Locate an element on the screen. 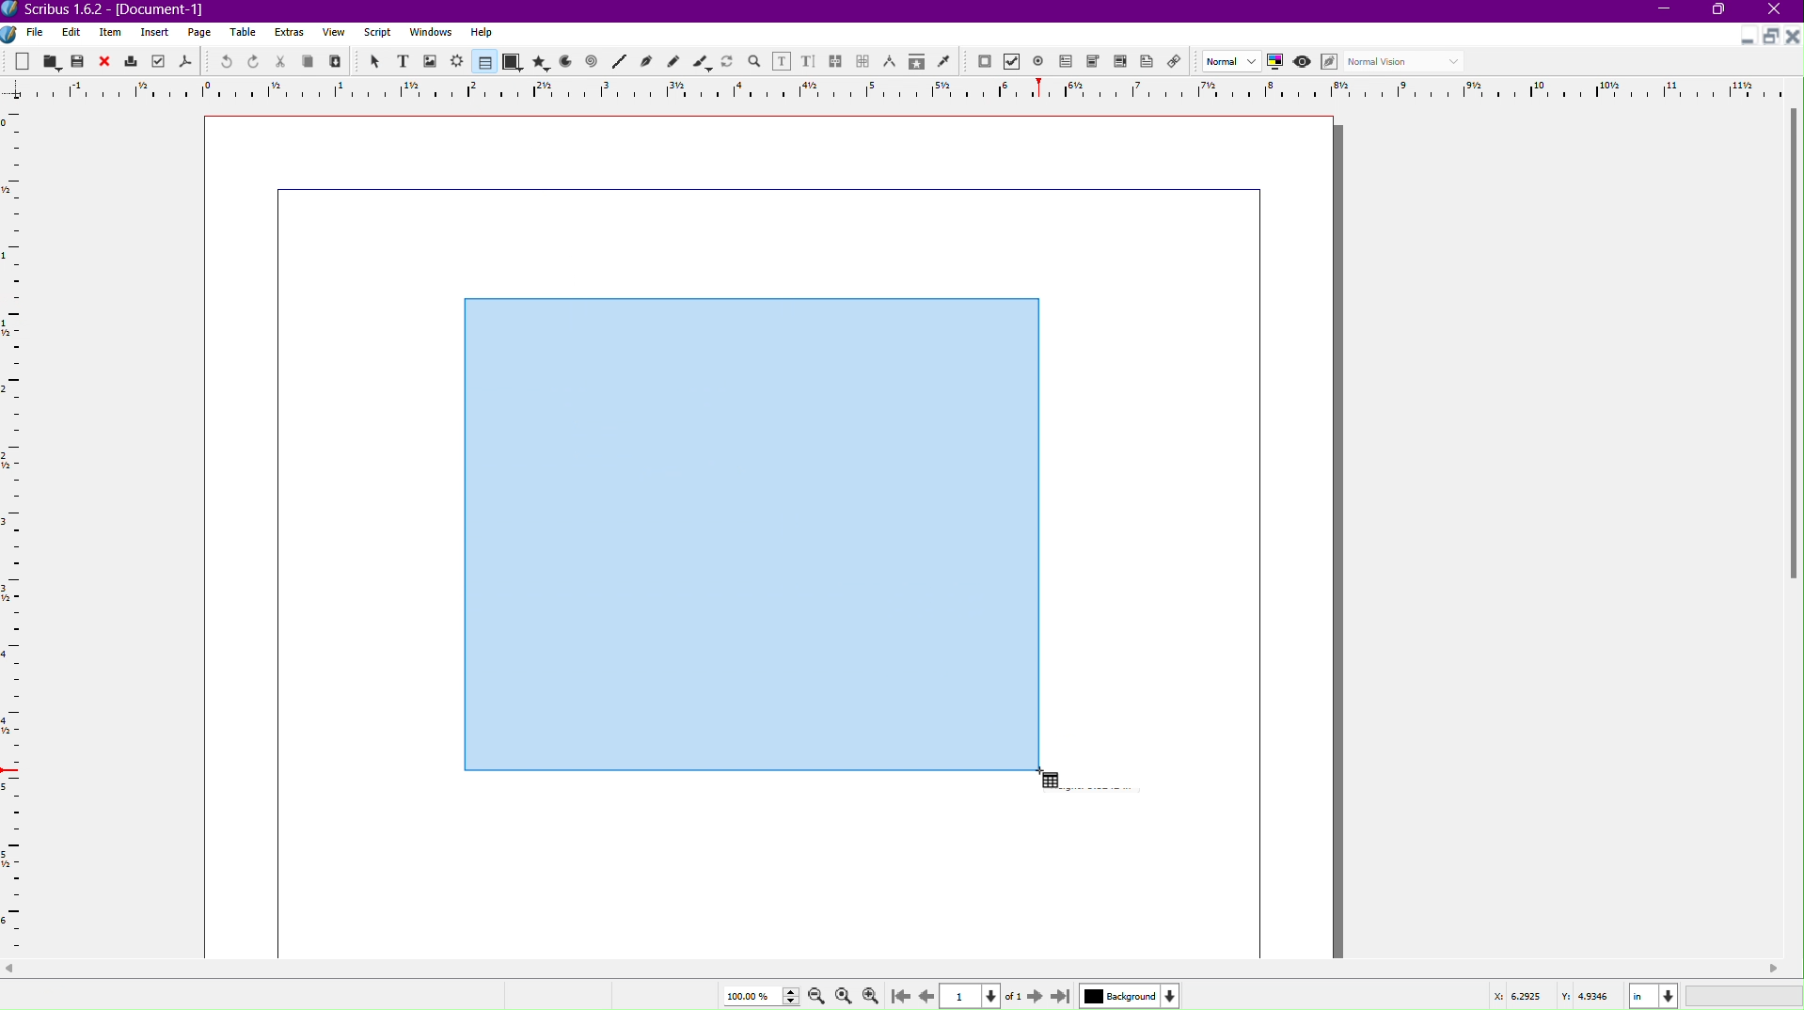 This screenshot has height=1010, width=1804. Save as PDF is located at coordinates (184, 62).